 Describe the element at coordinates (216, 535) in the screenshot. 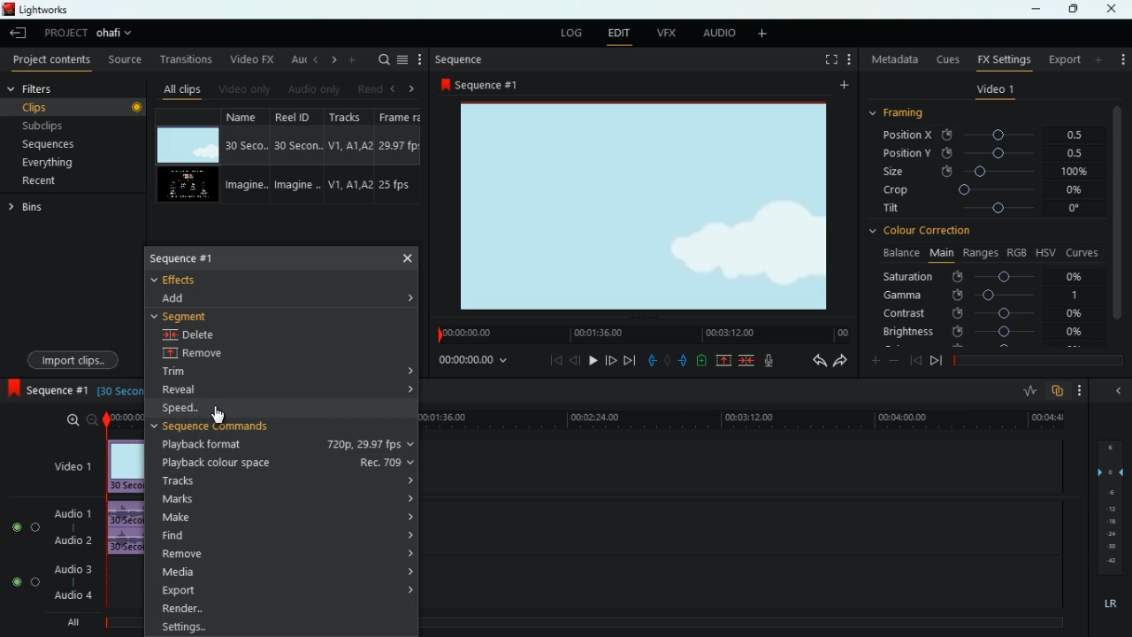

I see `find` at that location.